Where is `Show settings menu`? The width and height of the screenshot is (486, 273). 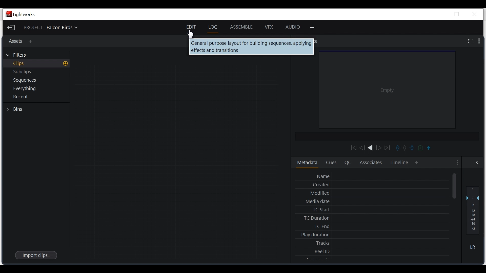
Show settings menu is located at coordinates (480, 41).